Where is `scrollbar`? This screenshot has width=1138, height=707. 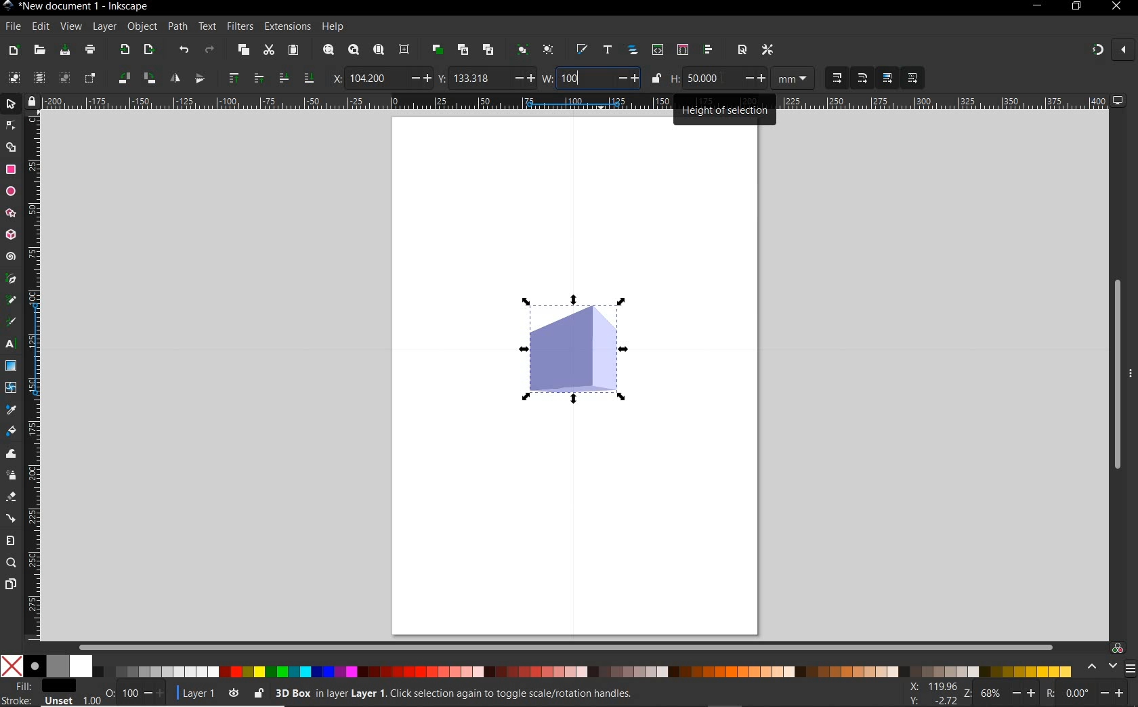
scrollbar is located at coordinates (1114, 373).